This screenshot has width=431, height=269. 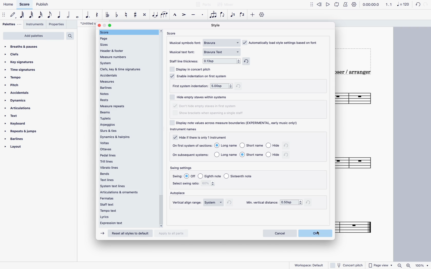 What do you see at coordinates (339, 3) in the screenshot?
I see `play` at bounding box center [339, 3].